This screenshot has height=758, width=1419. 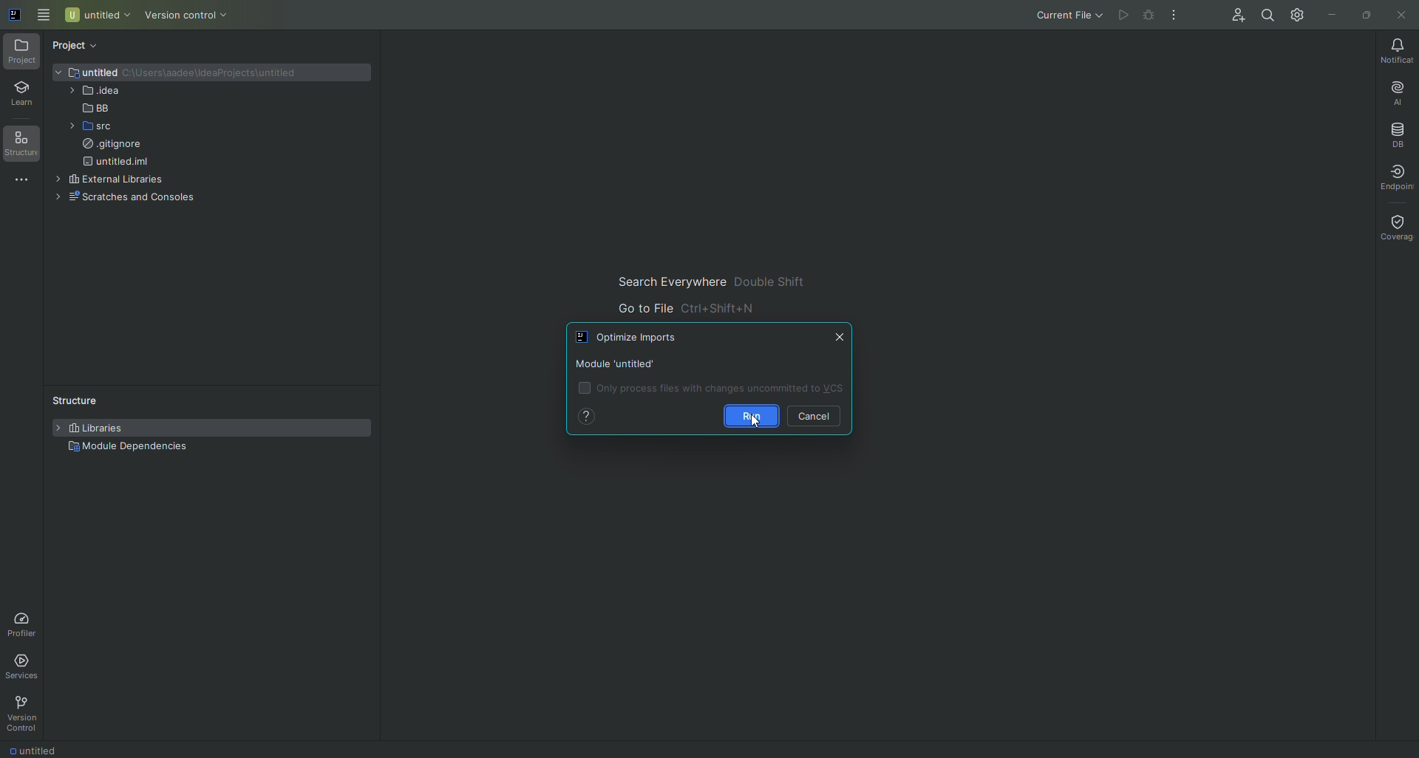 I want to click on Help, so click(x=592, y=417).